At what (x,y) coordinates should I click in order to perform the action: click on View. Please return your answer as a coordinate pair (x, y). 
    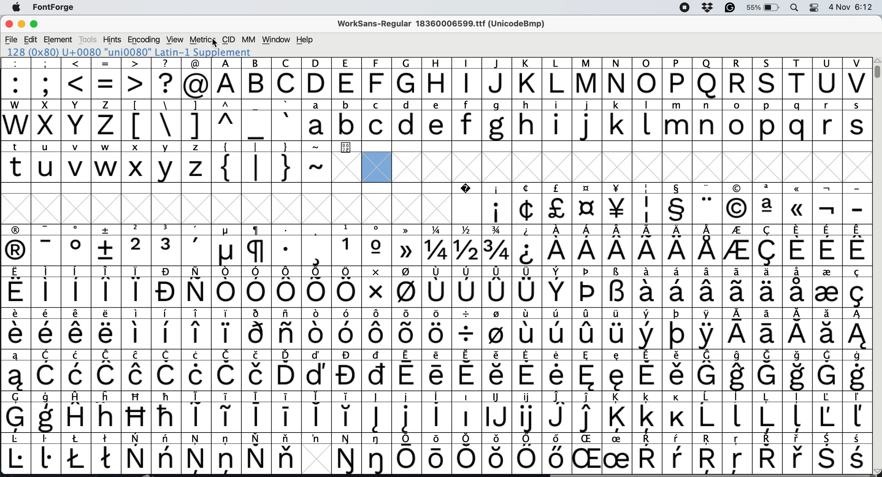
    Looking at the image, I should click on (175, 39).